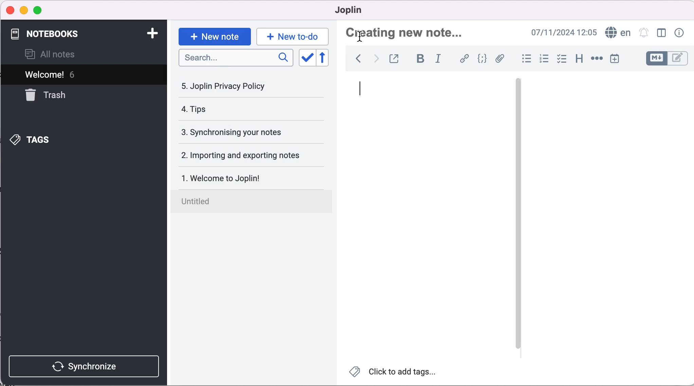 The height and width of the screenshot is (386, 694). Describe the element at coordinates (362, 37) in the screenshot. I see `Cursor` at that location.